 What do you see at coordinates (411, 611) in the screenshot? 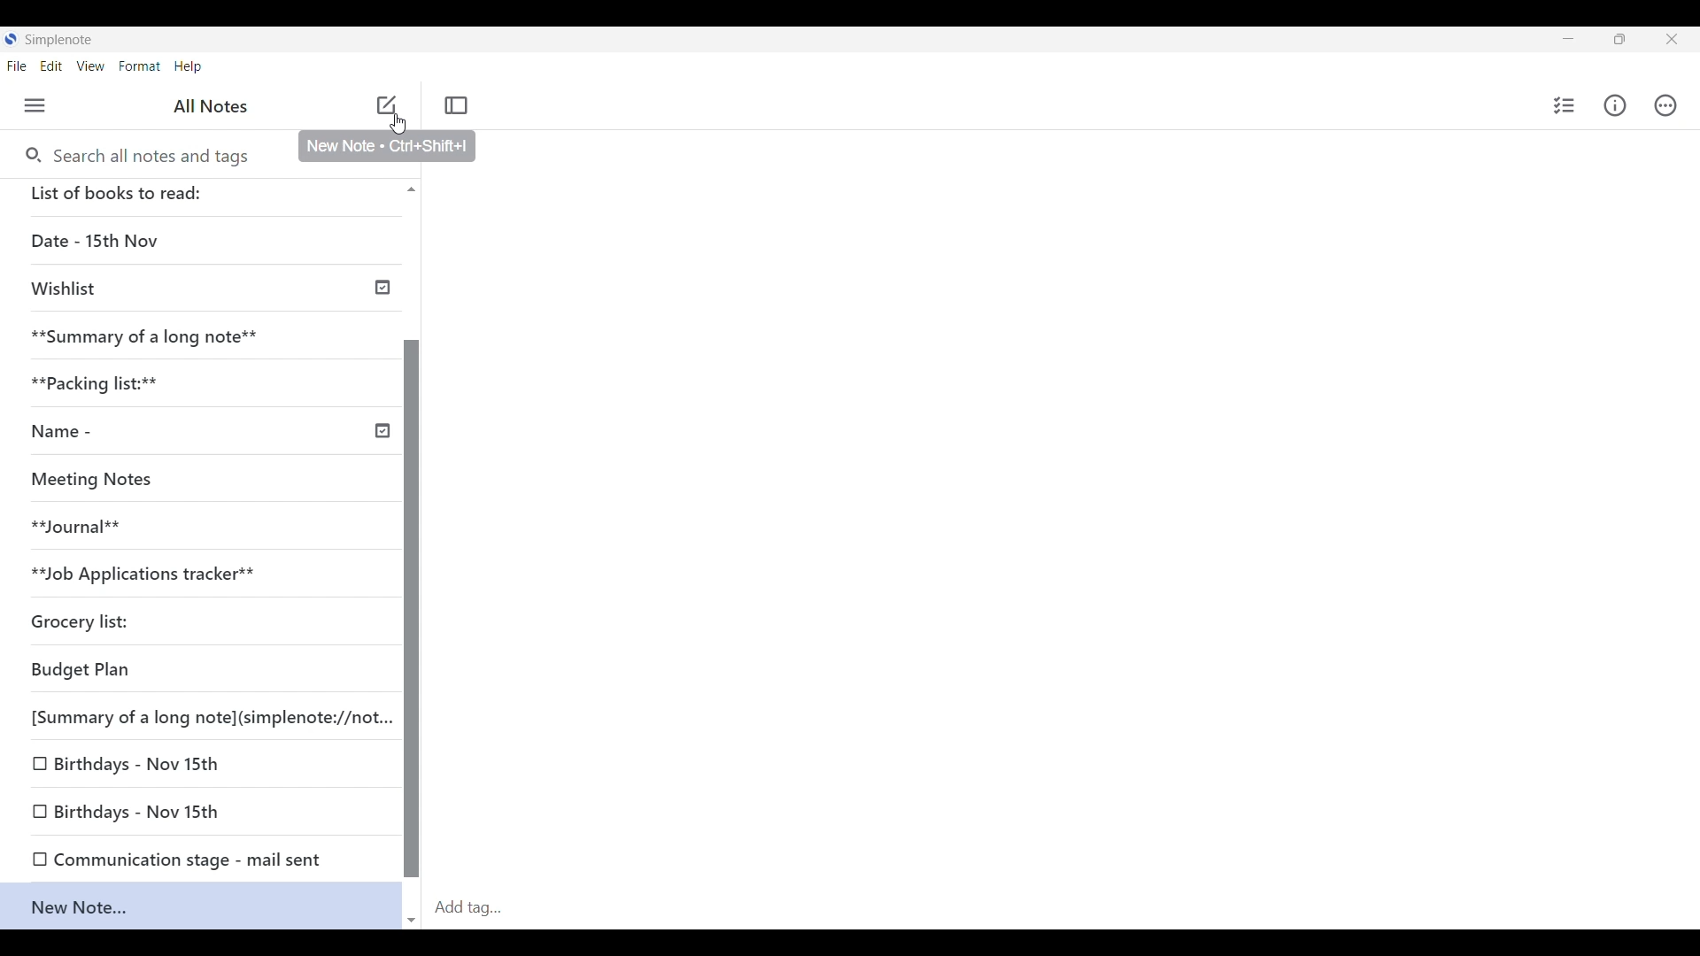
I see `Scroll bar` at bounding box center [411, 611].